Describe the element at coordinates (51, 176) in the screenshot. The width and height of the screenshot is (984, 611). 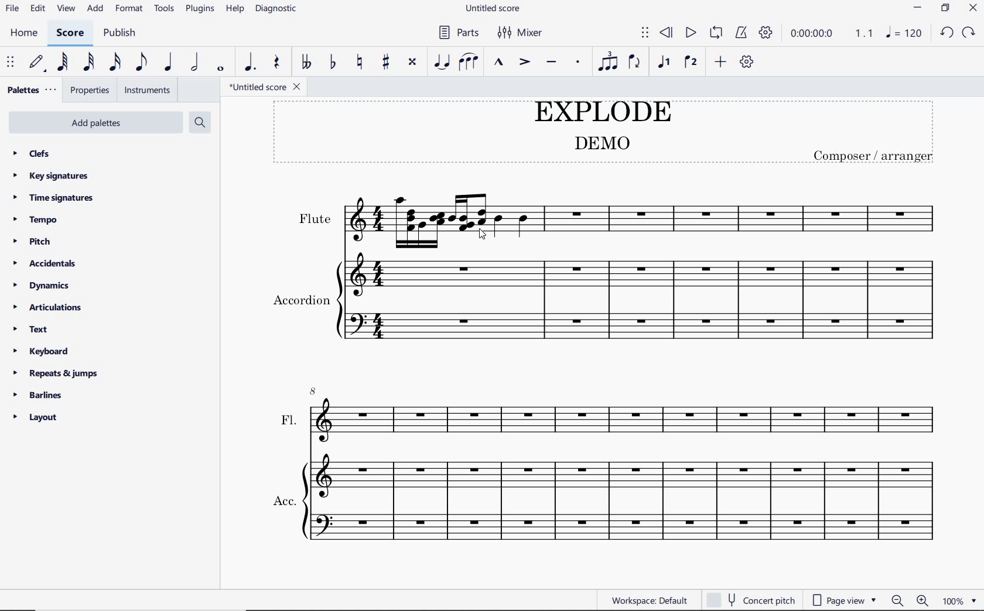
I see `key signatures` at that location.